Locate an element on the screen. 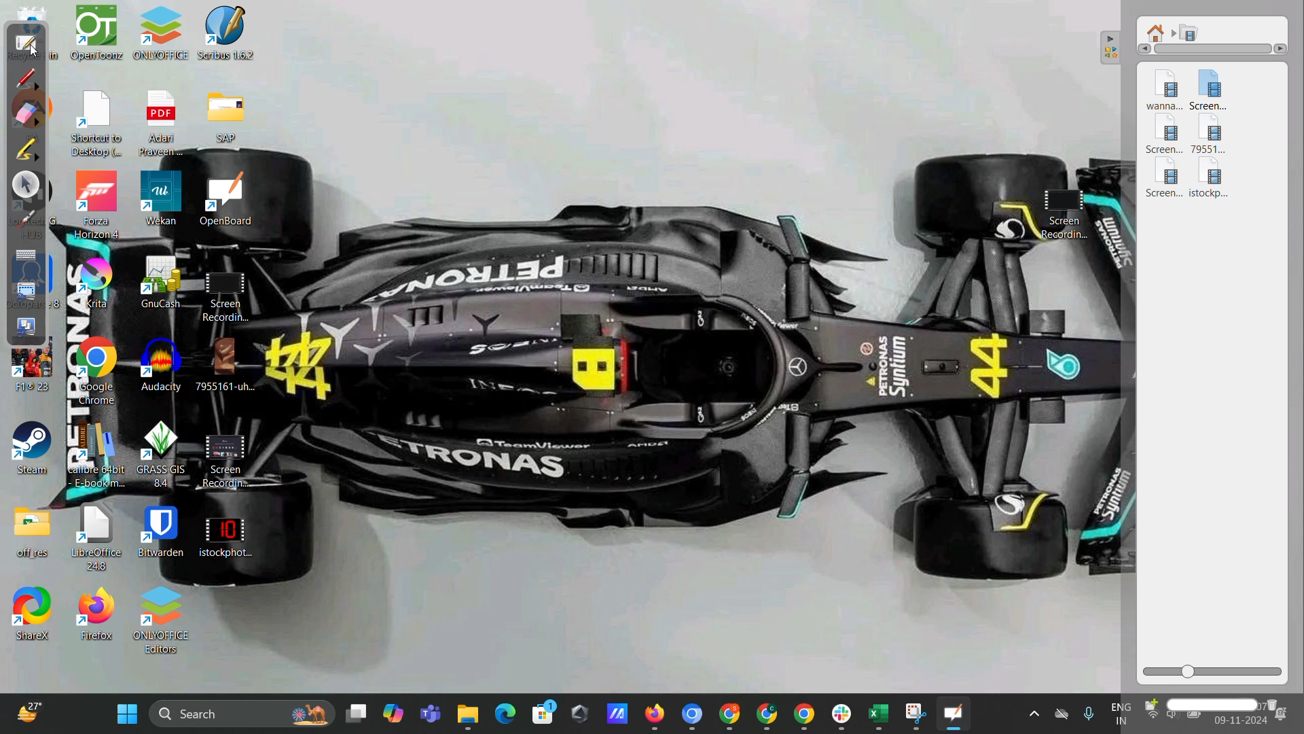 The image size is (1304, 734). Screen Recording is located at coordinates (1064, 217).